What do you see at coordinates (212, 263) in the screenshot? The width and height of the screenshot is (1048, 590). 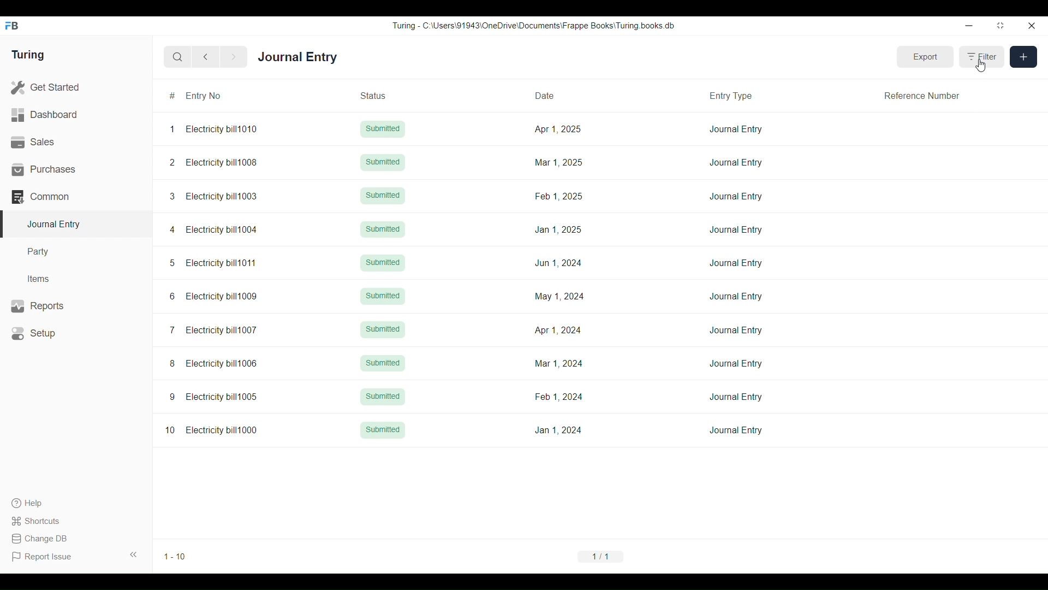 I see `5 Electricity bill1011` at bounding box center [212, 263].